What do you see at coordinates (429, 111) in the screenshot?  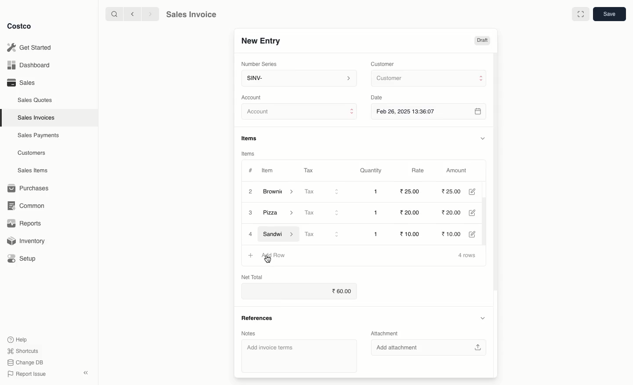 I see `Feb 26, 2025 13:36:07` at bounding box center [429, 111].